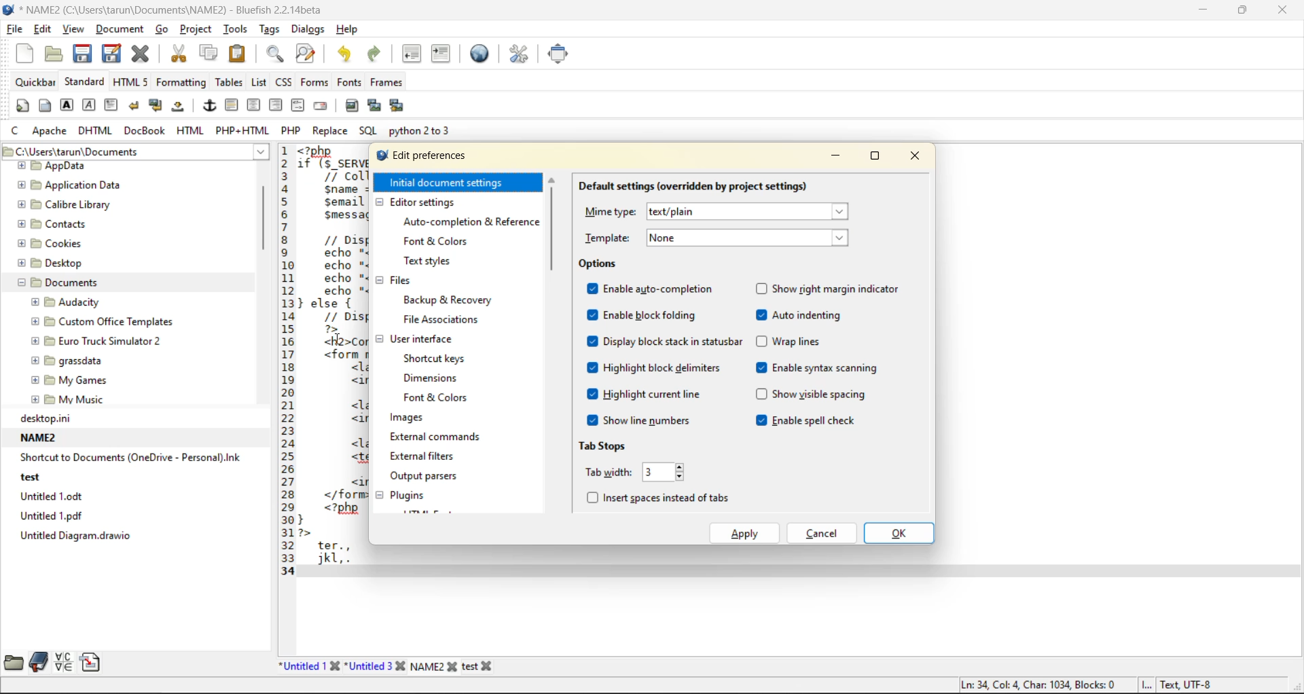  I want to click on font and colors, so click(439, 241).